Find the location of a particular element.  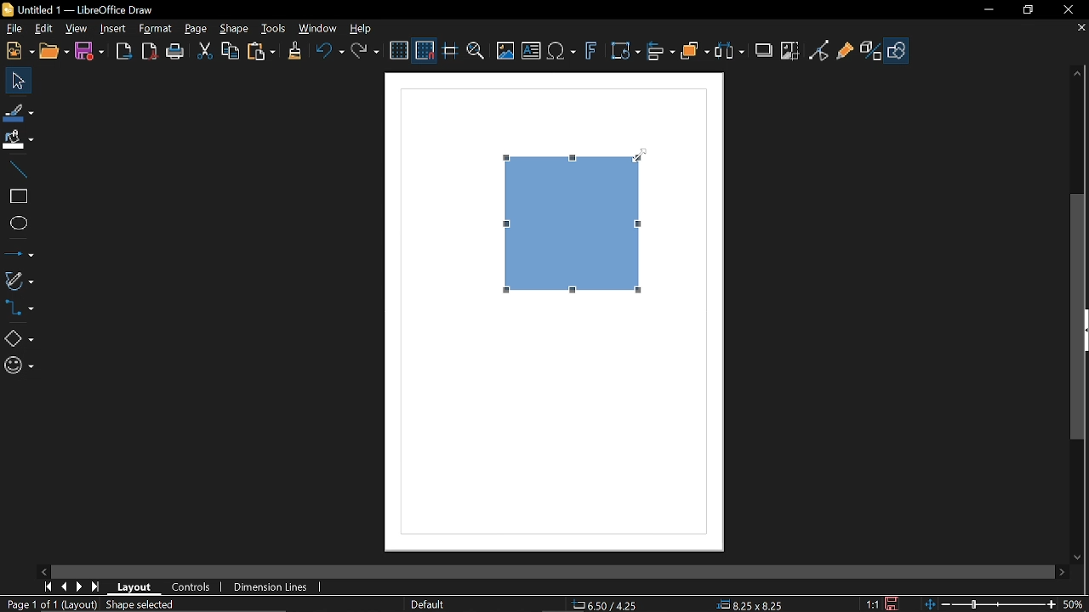

Move right is located at coordinates (1062, 571).